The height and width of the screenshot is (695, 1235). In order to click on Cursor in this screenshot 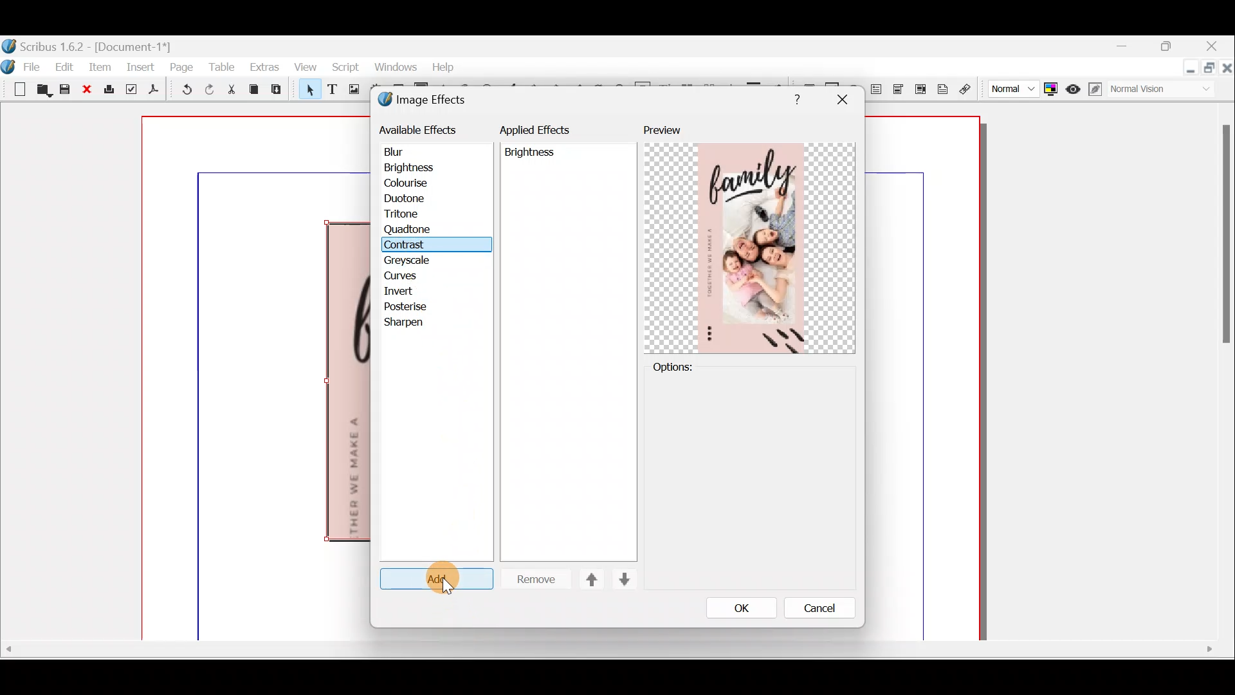, I will do `click(427, 579)`.